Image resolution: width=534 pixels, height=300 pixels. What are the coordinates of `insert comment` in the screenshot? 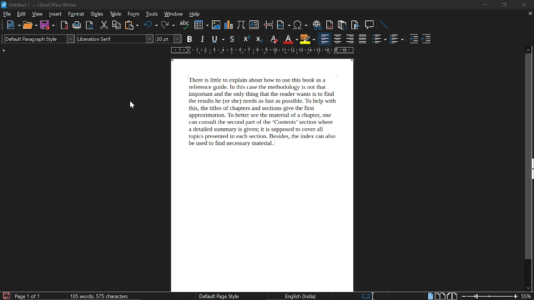 It's located at (370, 25).